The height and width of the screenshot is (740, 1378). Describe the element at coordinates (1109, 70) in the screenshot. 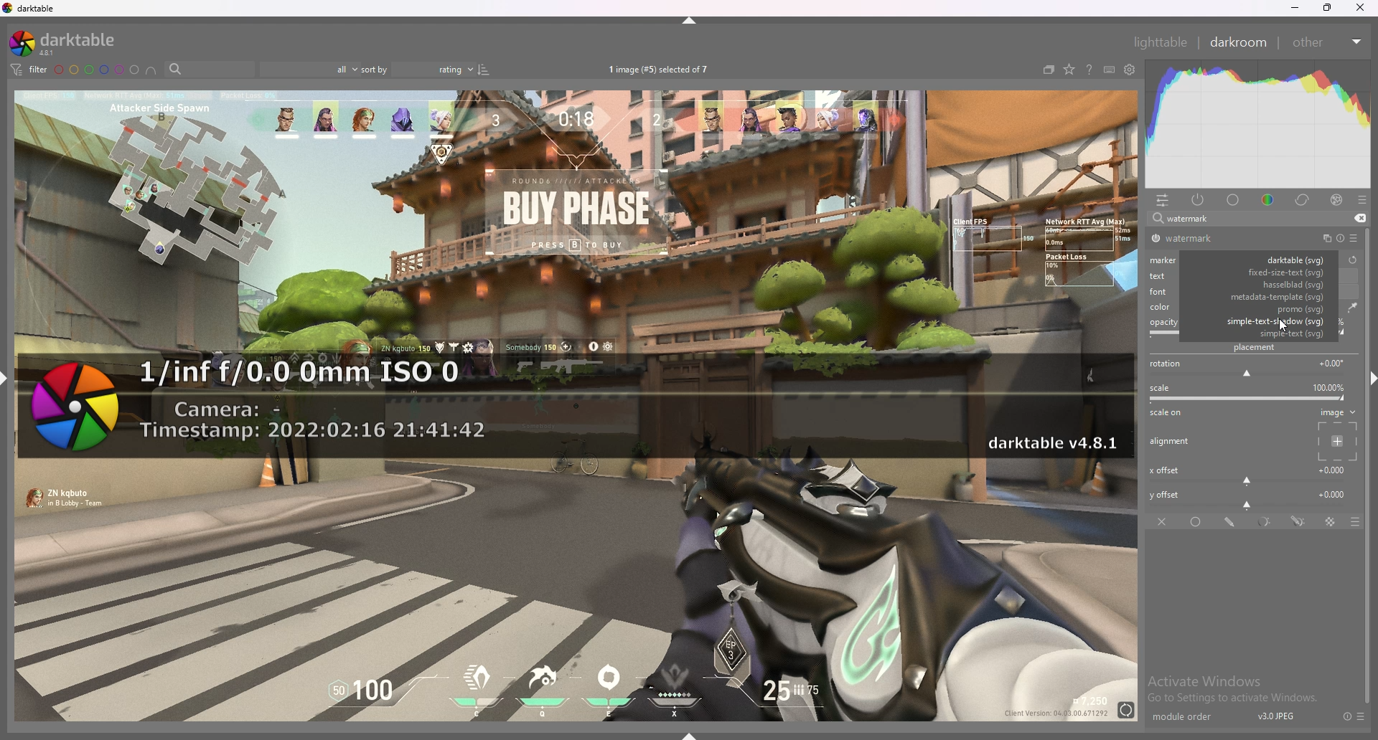

I see `keyboard shortcut` at that location.